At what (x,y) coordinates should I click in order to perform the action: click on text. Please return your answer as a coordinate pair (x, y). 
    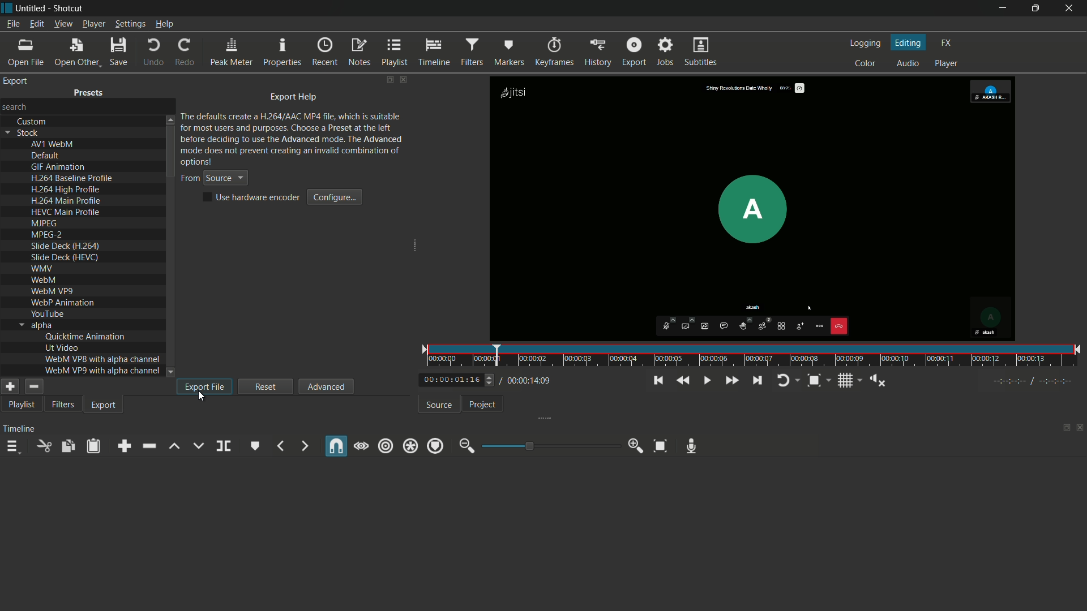
    Looking at the image, I should click on (251, 197).